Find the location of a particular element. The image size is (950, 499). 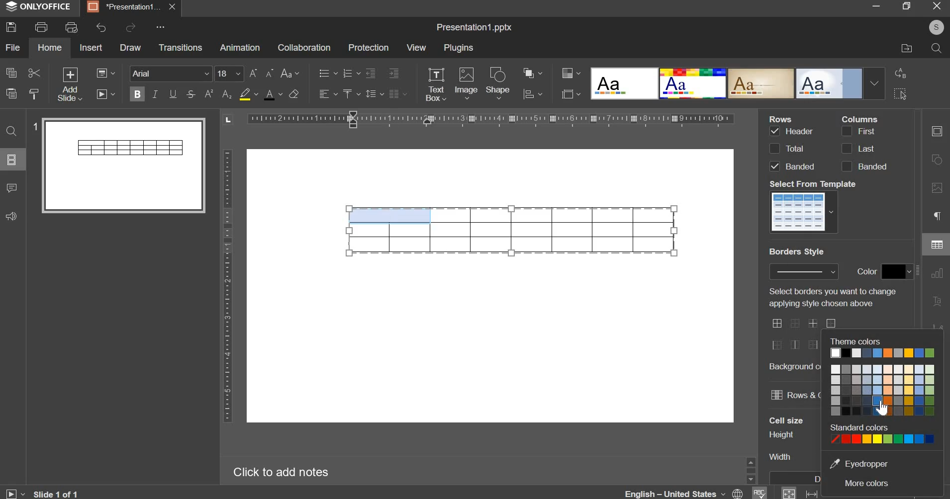

plugins is located at coordinates (459, 48).